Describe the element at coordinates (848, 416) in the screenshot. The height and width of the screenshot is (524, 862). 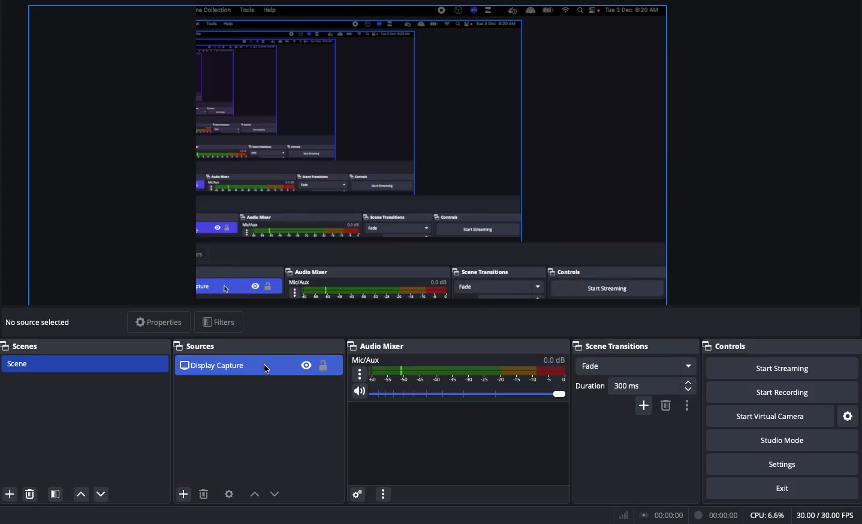
I see `Settings` at that location.